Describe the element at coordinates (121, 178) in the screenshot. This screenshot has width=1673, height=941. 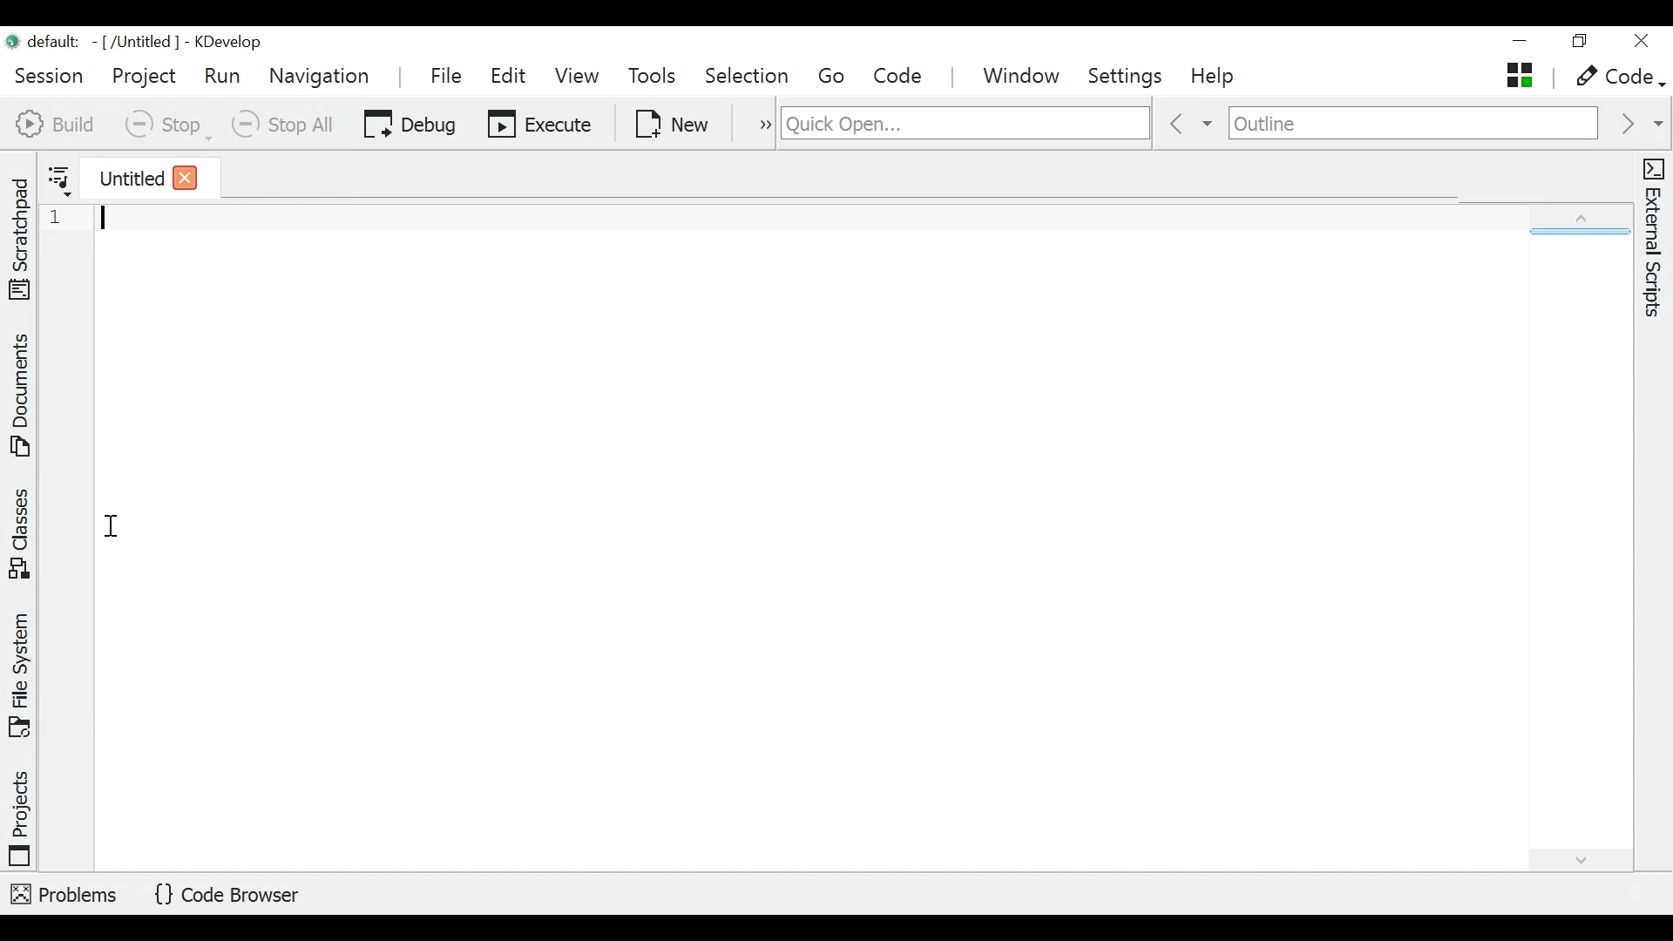
I see `current tab` at that location.